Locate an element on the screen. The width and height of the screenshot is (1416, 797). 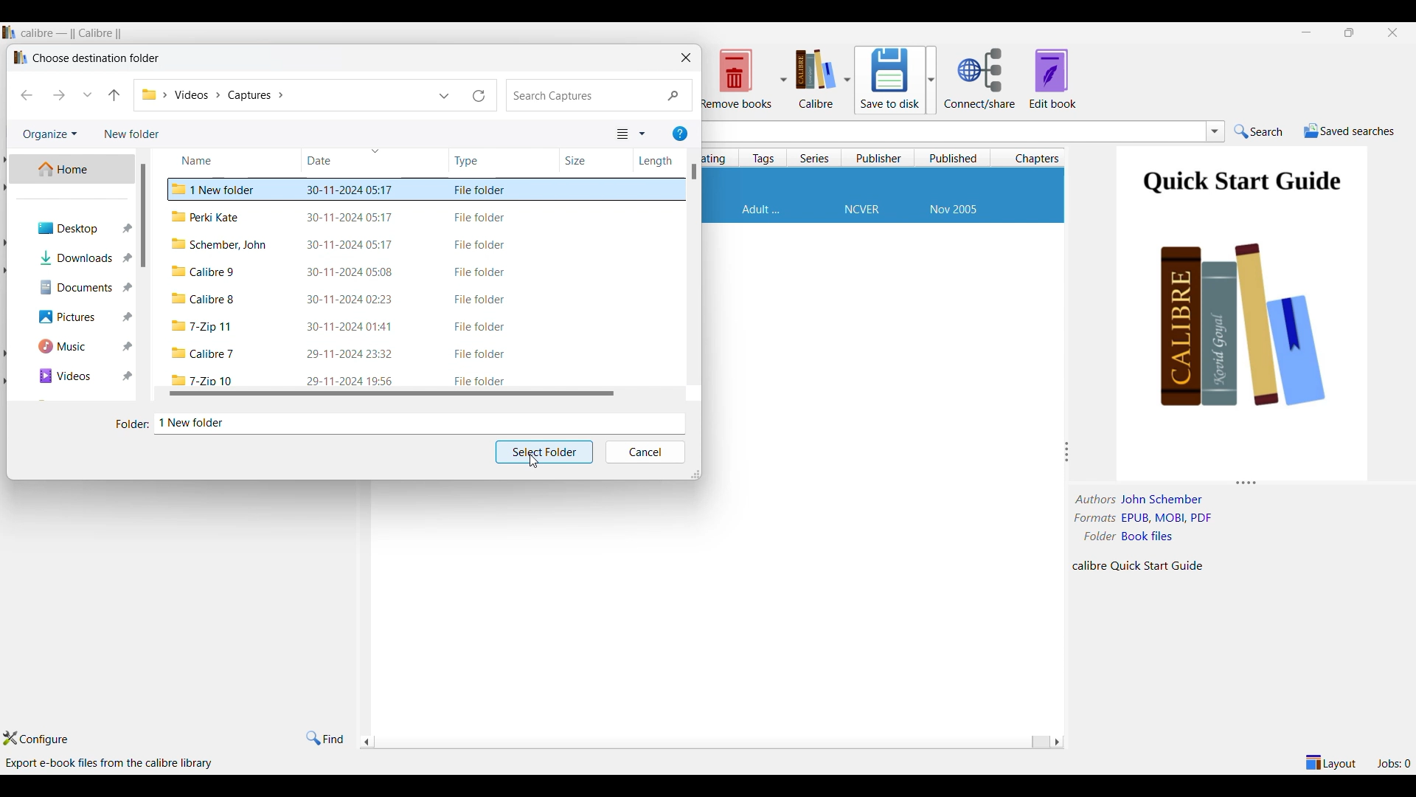
Publisher column is located at coordinates (880, 157).